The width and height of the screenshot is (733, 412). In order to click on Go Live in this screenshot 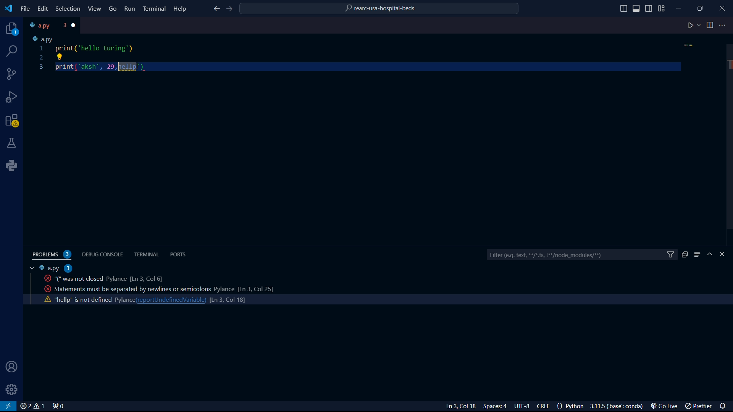, I will do `click(666, 406)`.